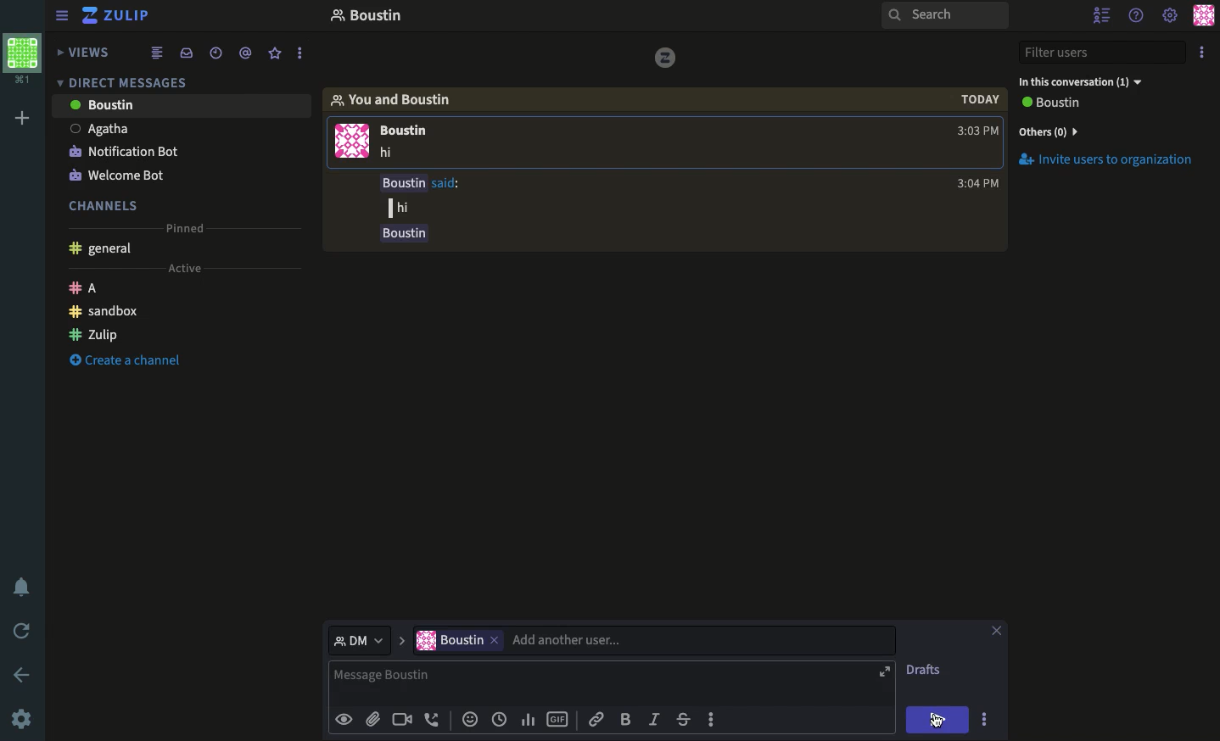 This screenshot has height=741, width=1220. I want to click on Zulip, so click(95, 333).